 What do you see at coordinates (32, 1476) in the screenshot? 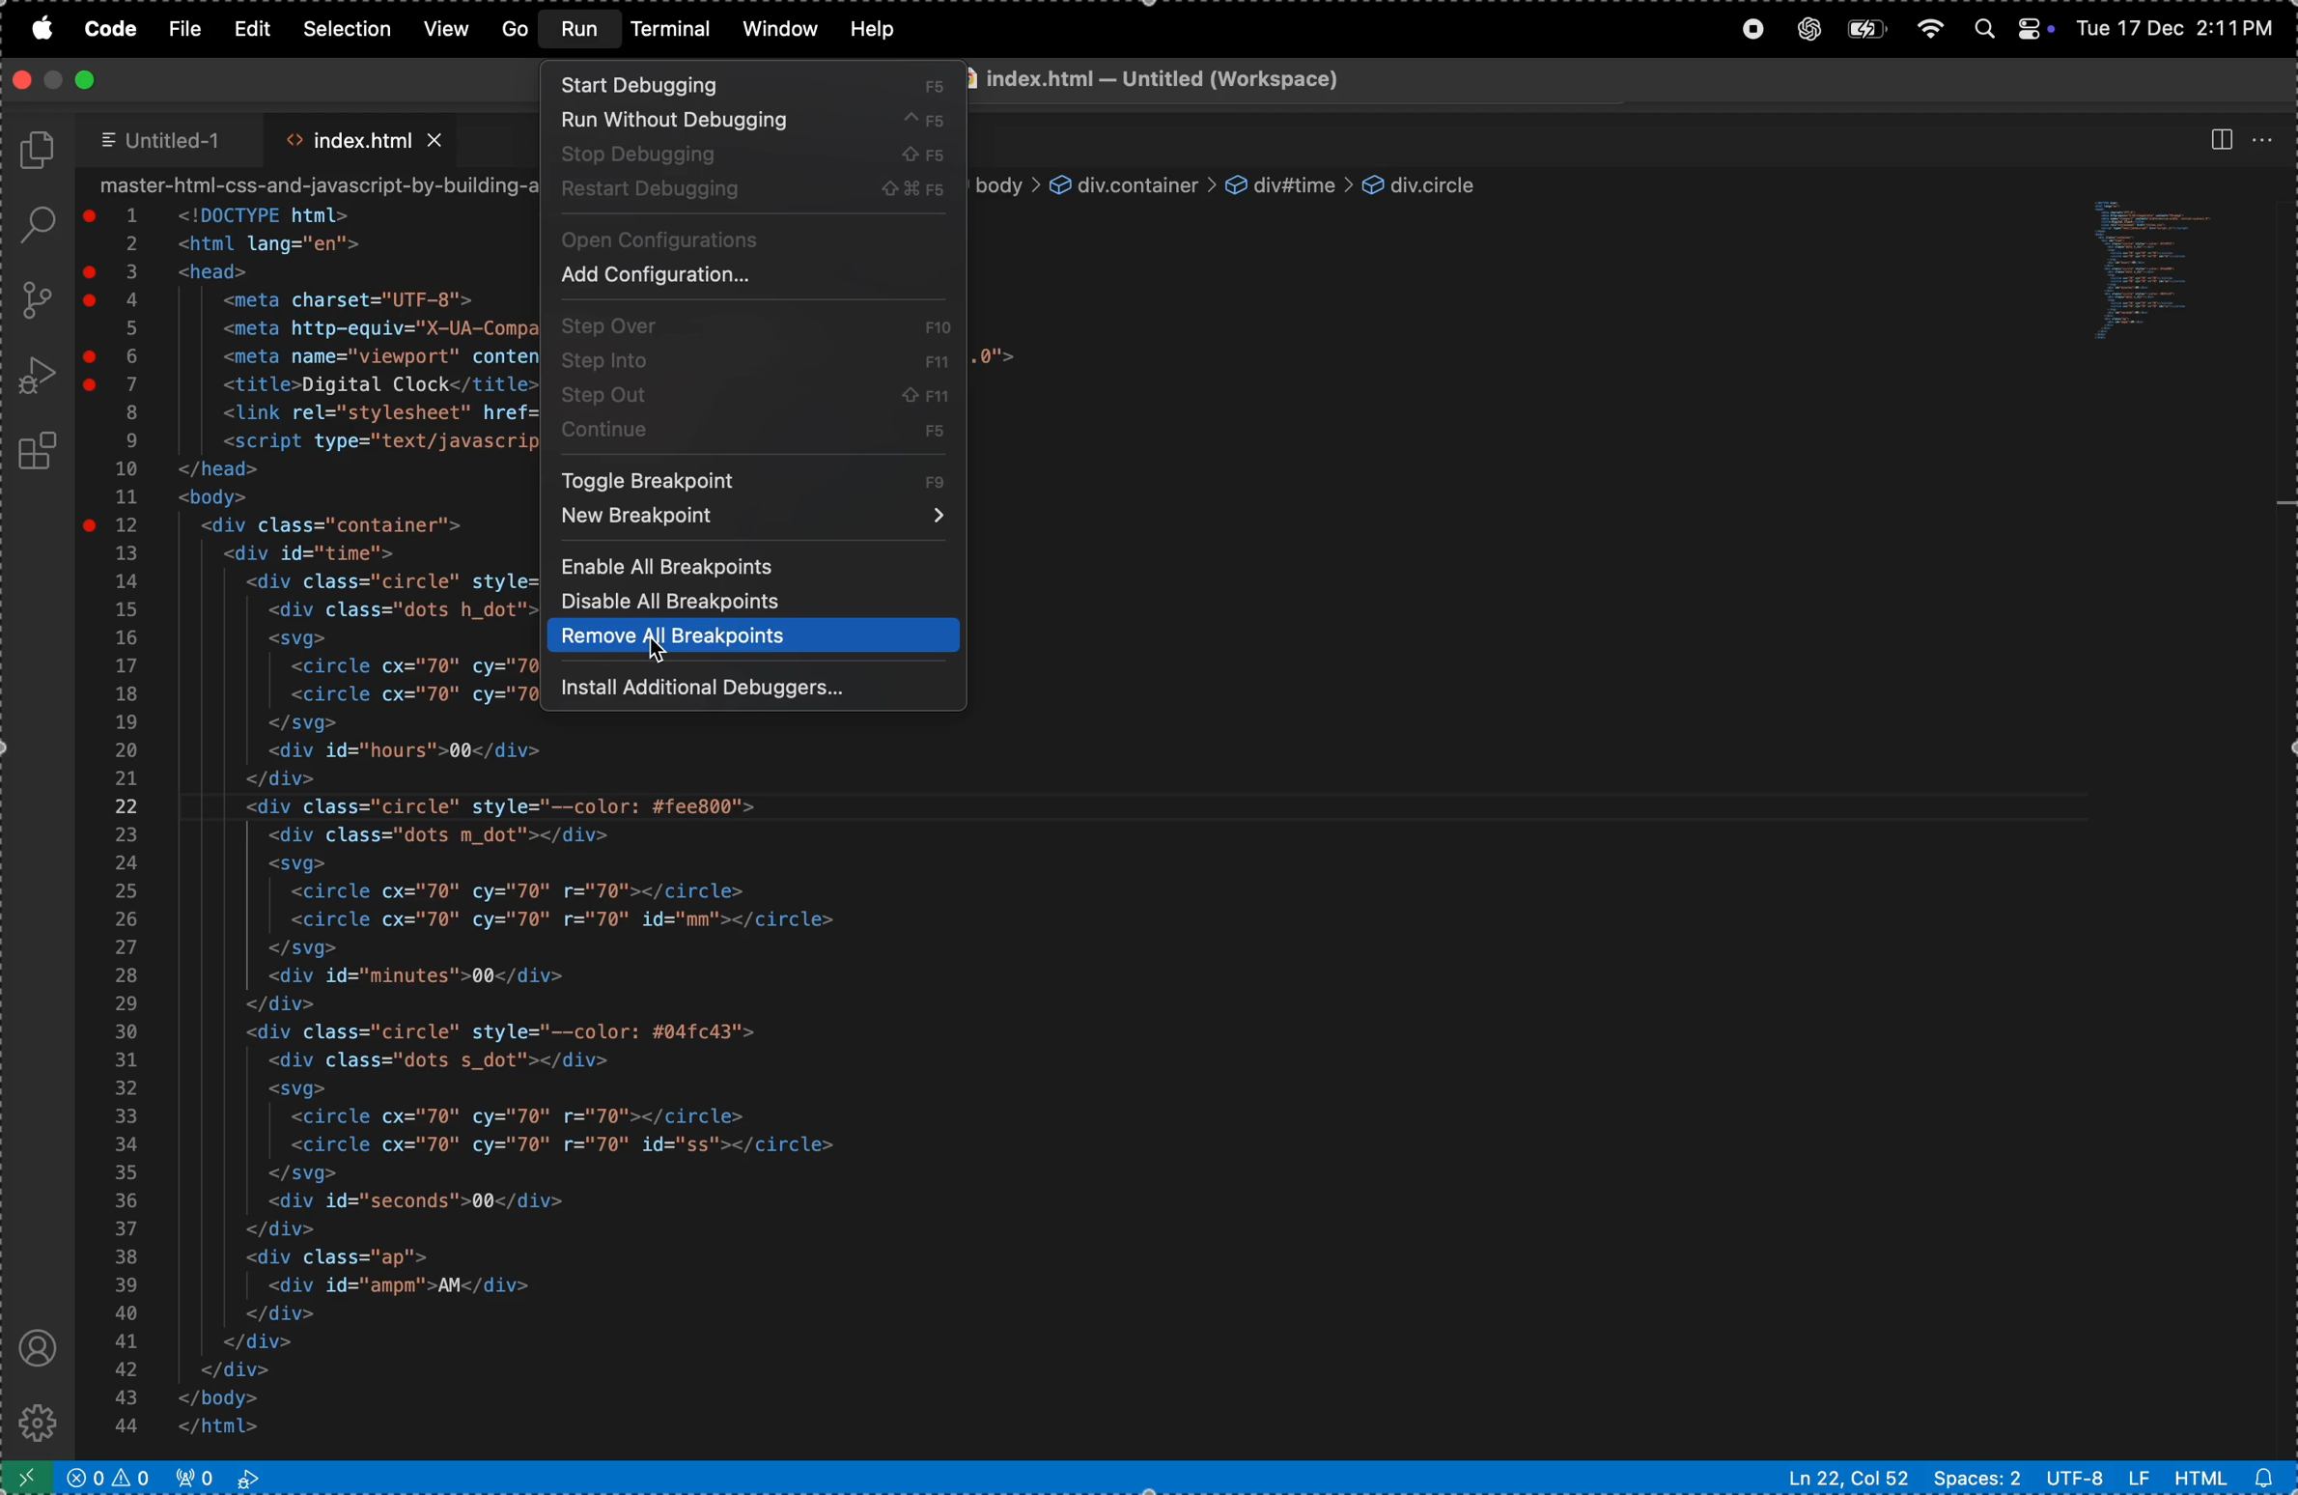
I see `open remote window` at bounding box center [32, 1476].